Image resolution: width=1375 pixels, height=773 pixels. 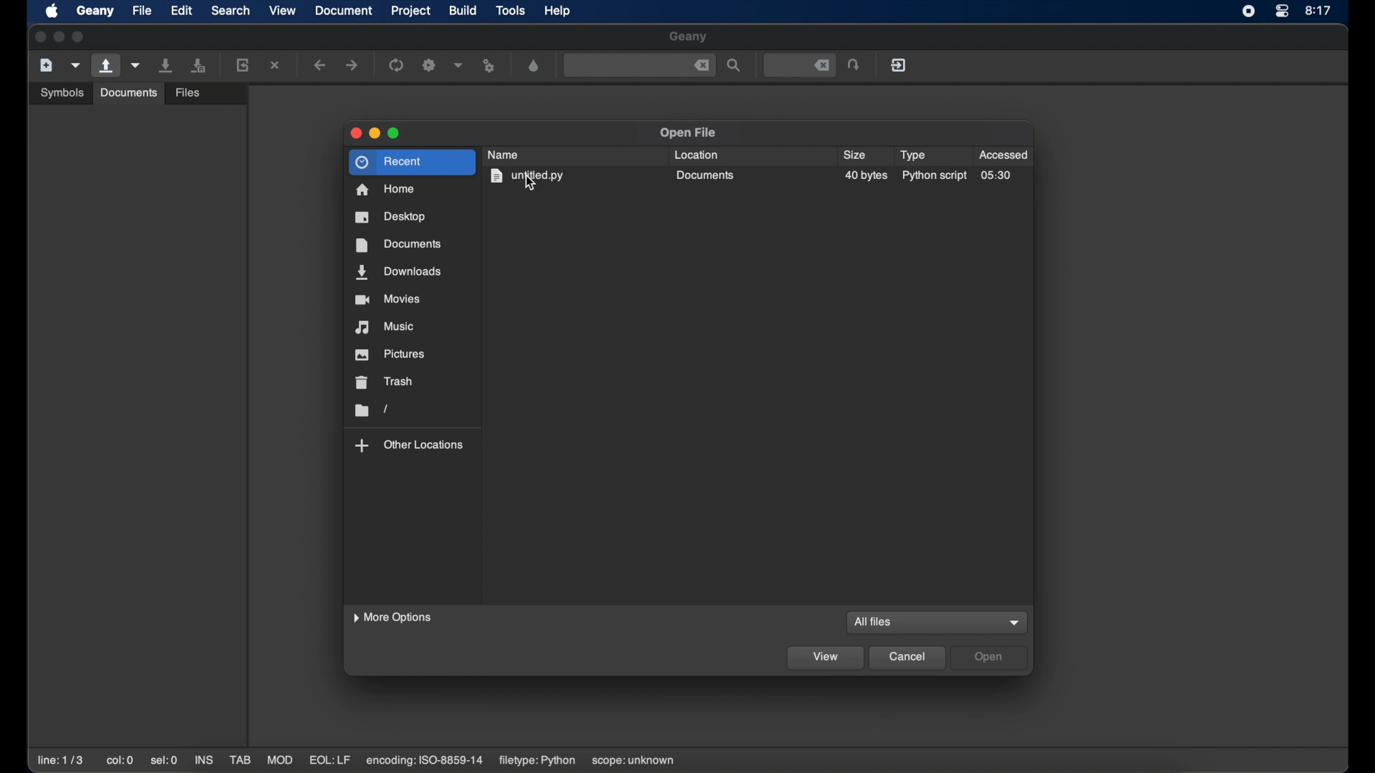 What do you see at coordinates (385, 381) in the screenshot?
I see `trash` at bounding box center [385, 381].